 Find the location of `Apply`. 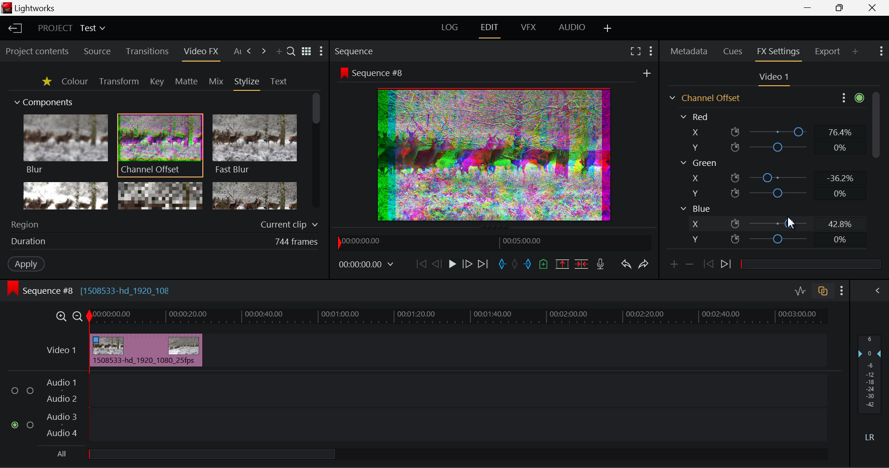

Apply is located at coordinates (27, 265).